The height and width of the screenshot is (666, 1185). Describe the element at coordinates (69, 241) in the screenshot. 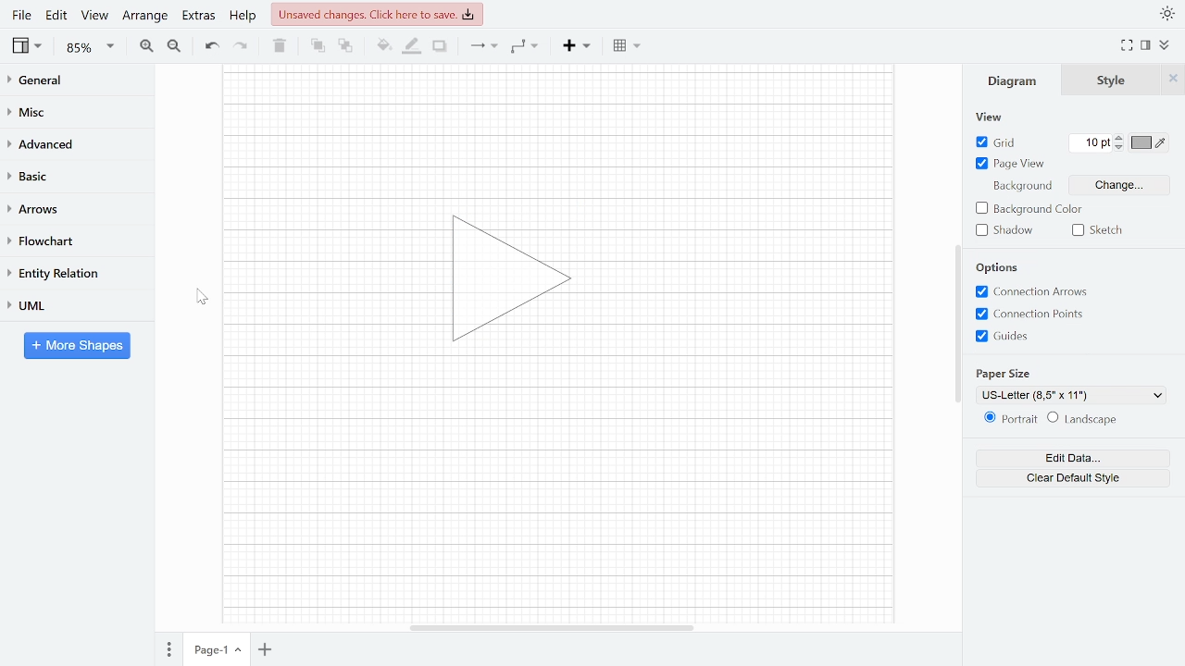

I see `Flowchart` at that location.